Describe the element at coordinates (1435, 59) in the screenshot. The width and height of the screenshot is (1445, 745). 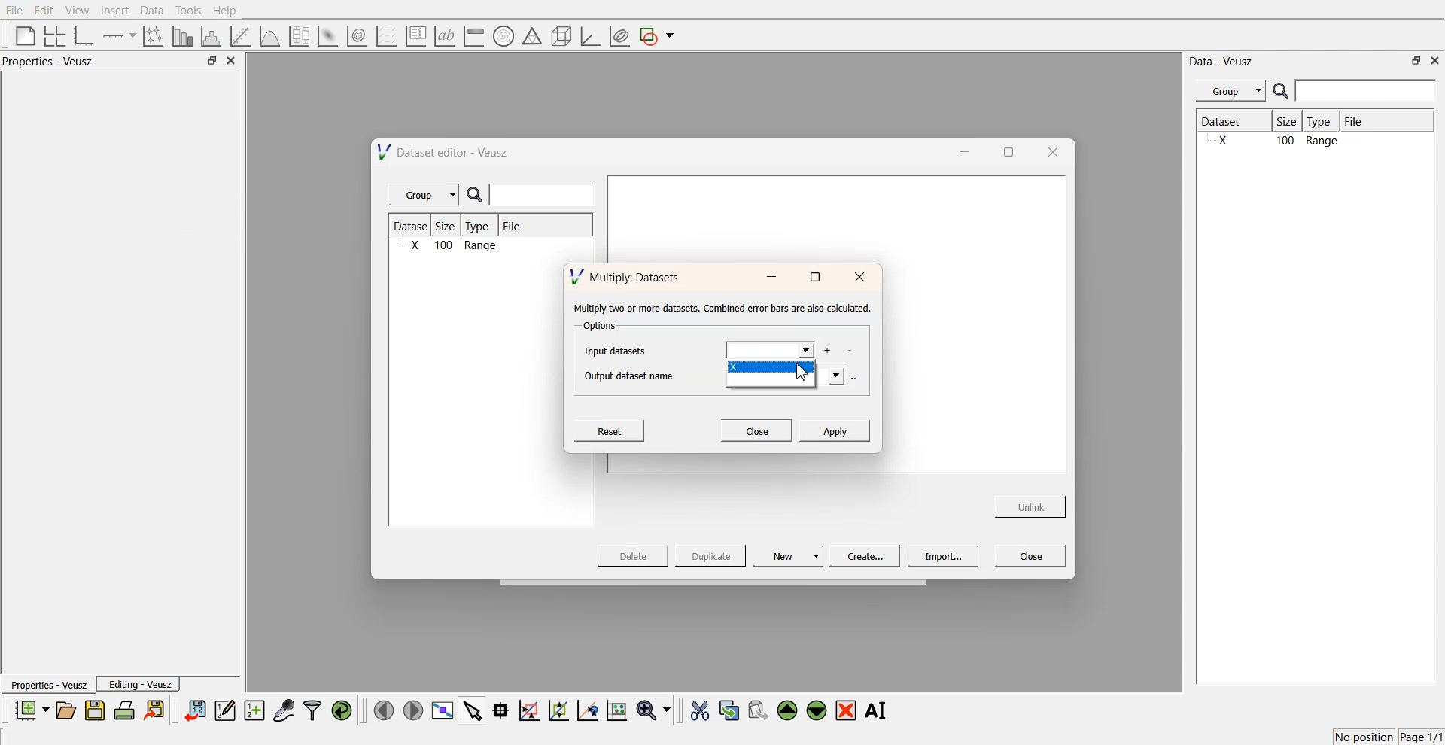
I see `close` at that location.